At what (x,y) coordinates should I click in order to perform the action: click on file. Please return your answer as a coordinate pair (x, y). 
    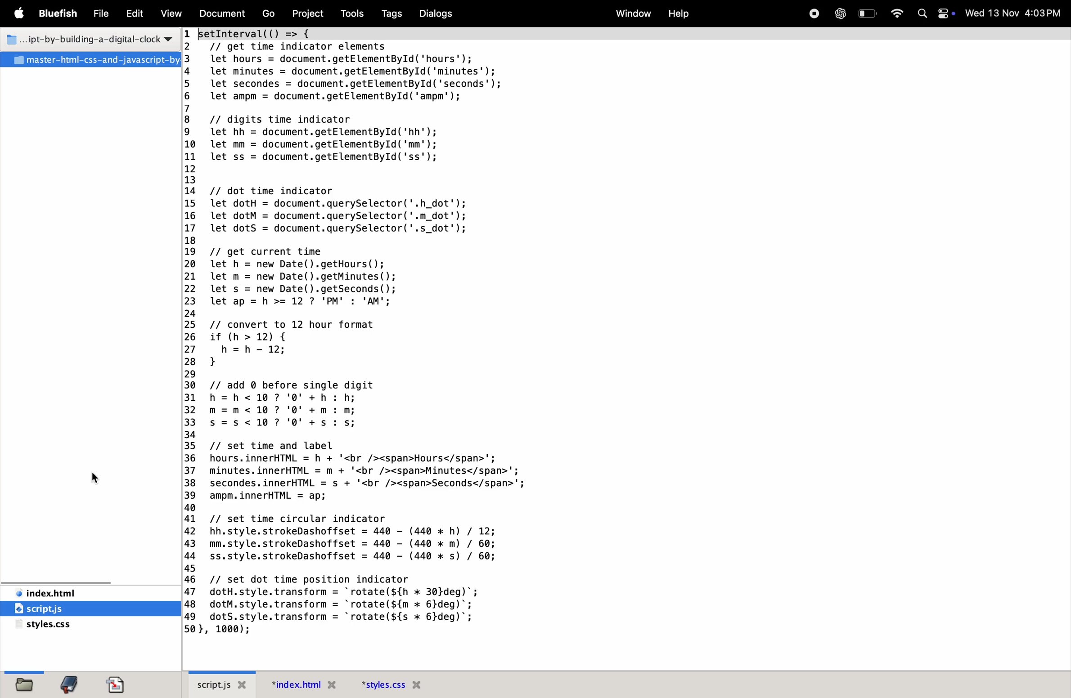
    Looking at the image, I should click on (23, 684).